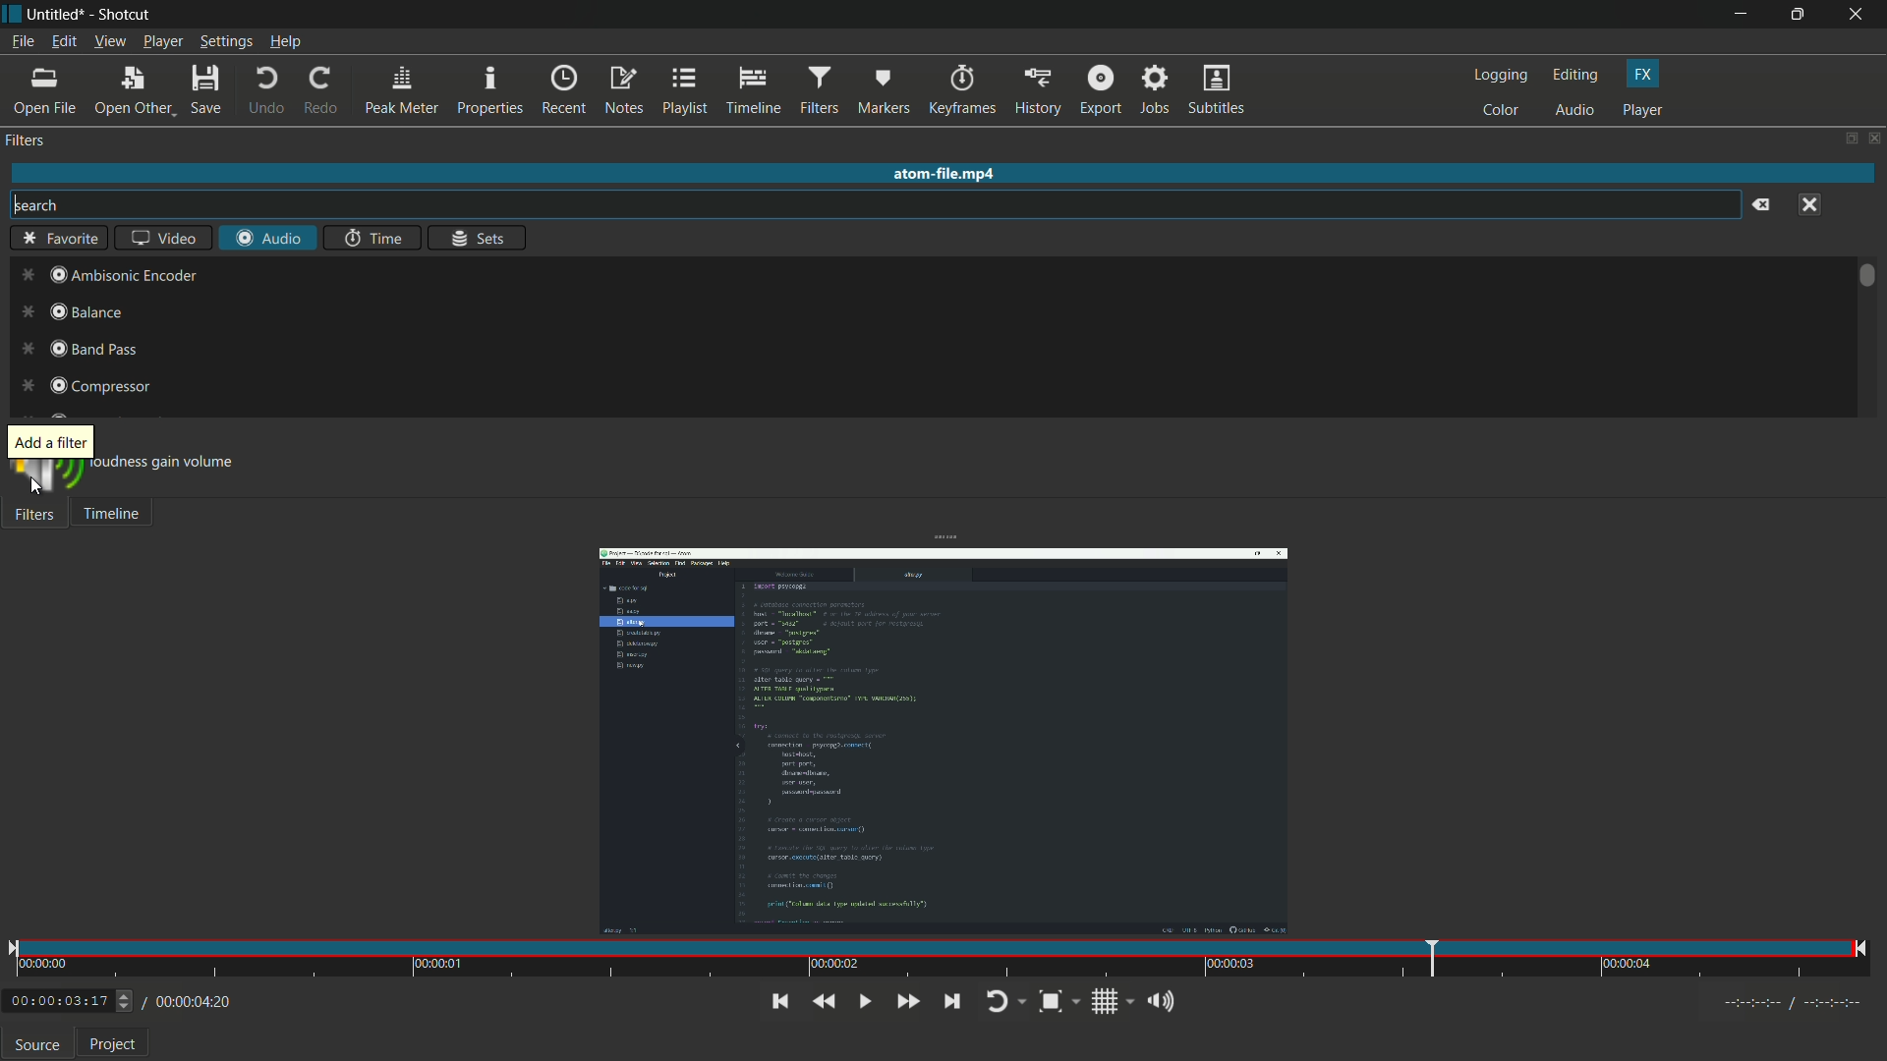 Image resolution: width=1887 pixels, height=1061 pixels. What do you see at coordinates (1867, 279) in the screenshot?
I see `scroll bar` at bounding box center [1867, 279].